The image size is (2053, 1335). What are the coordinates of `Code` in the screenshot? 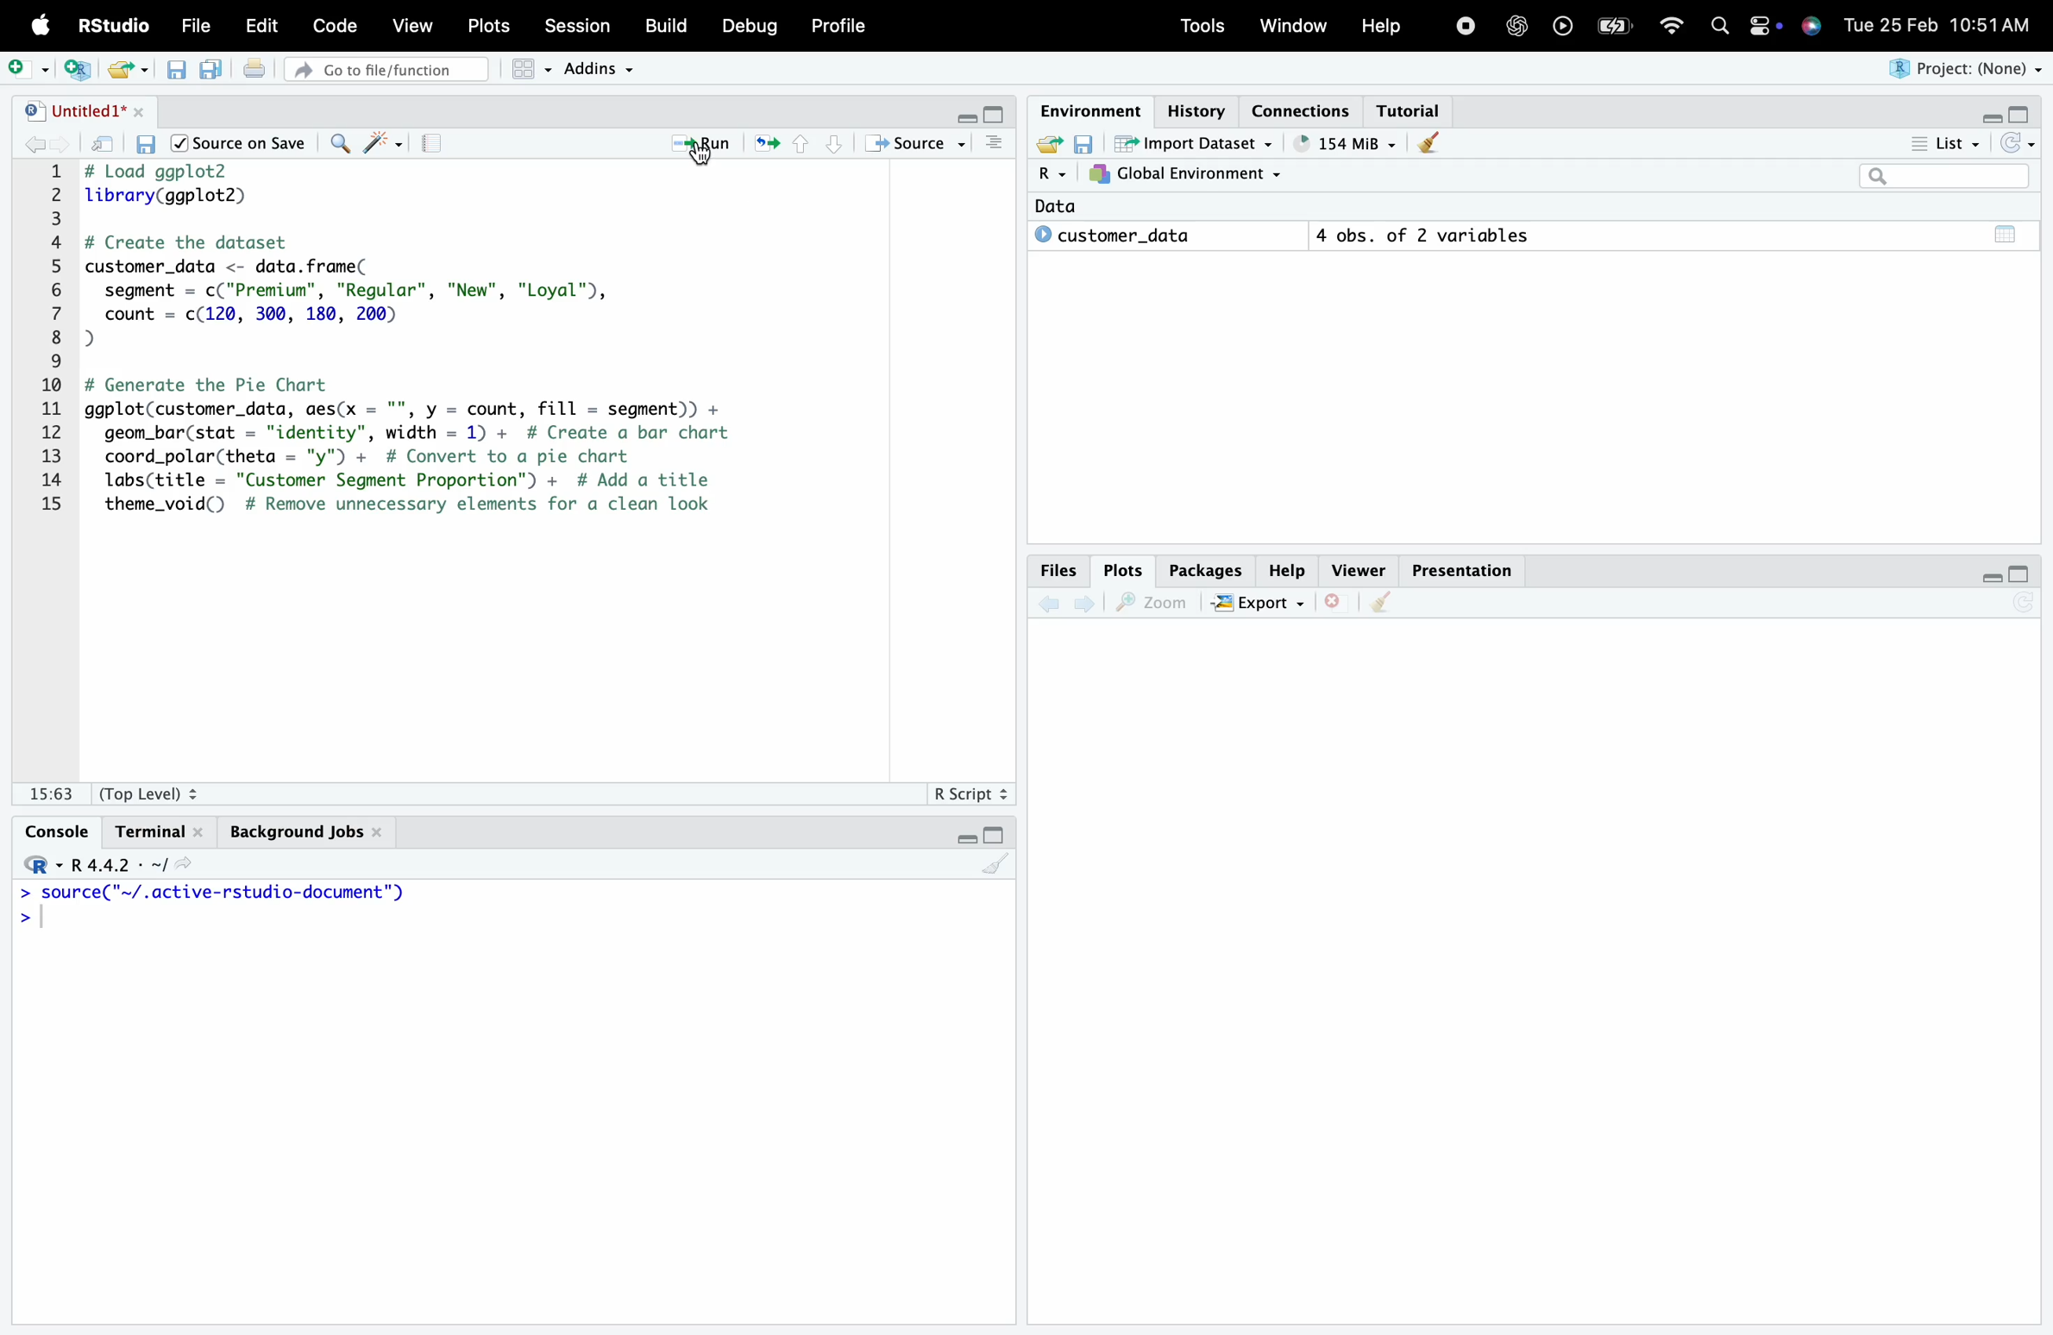 It's located at (339, 25).